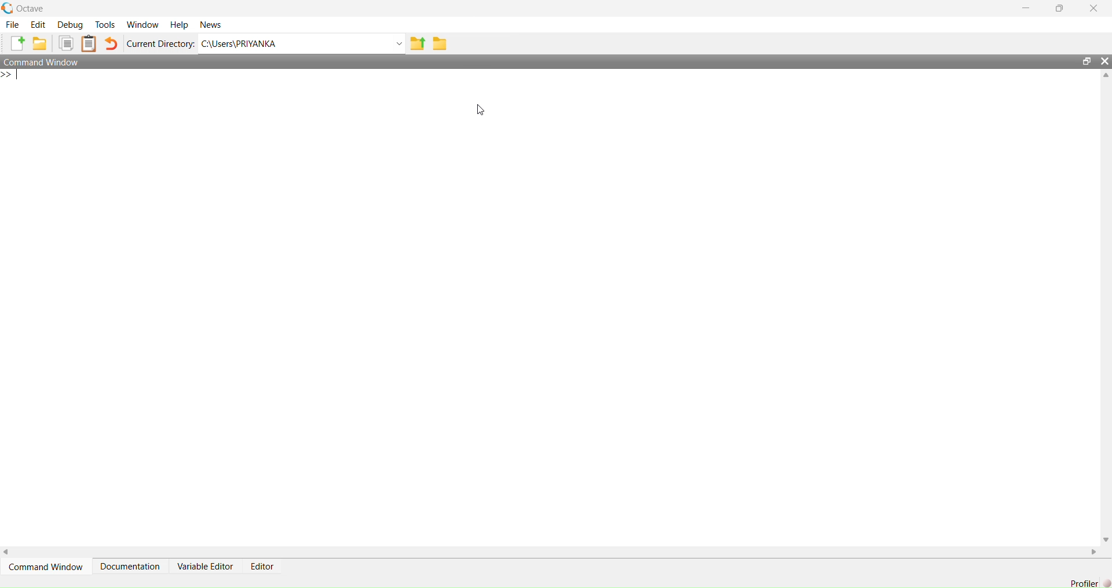 The width and height of the screenshot is (1112, 588). What do you see at coordinates (551, 552) in the screenshot?
I see `horizontal scroll bar` at bounding box center [551, 552].